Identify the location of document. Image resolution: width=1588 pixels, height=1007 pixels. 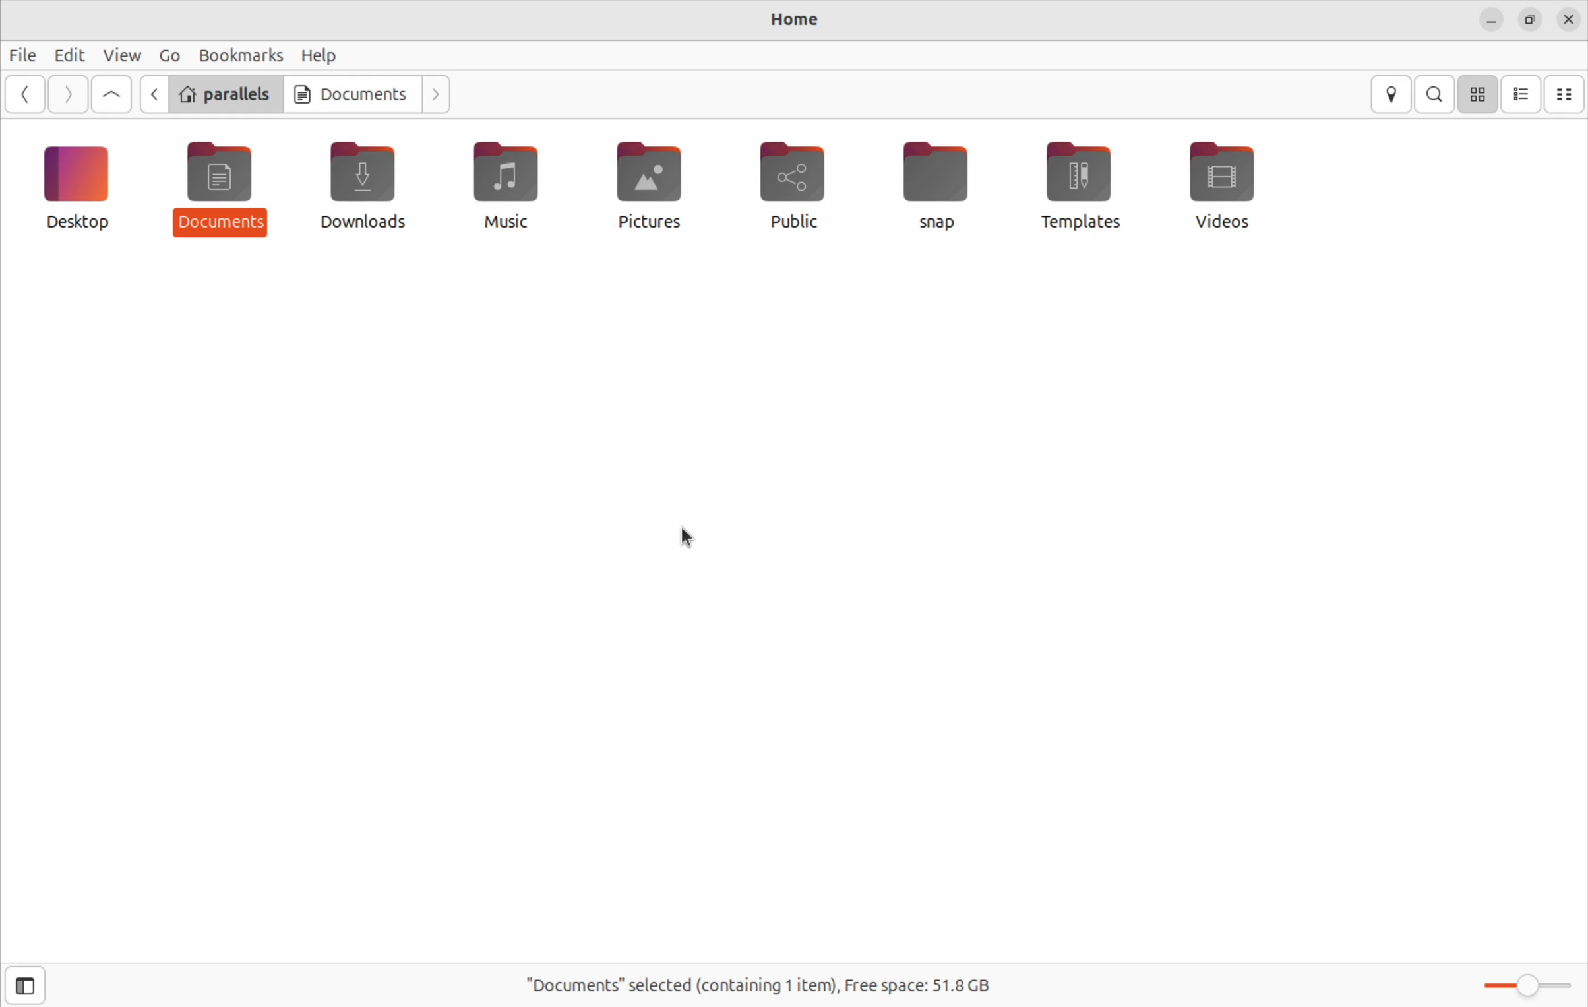
(226, 192).